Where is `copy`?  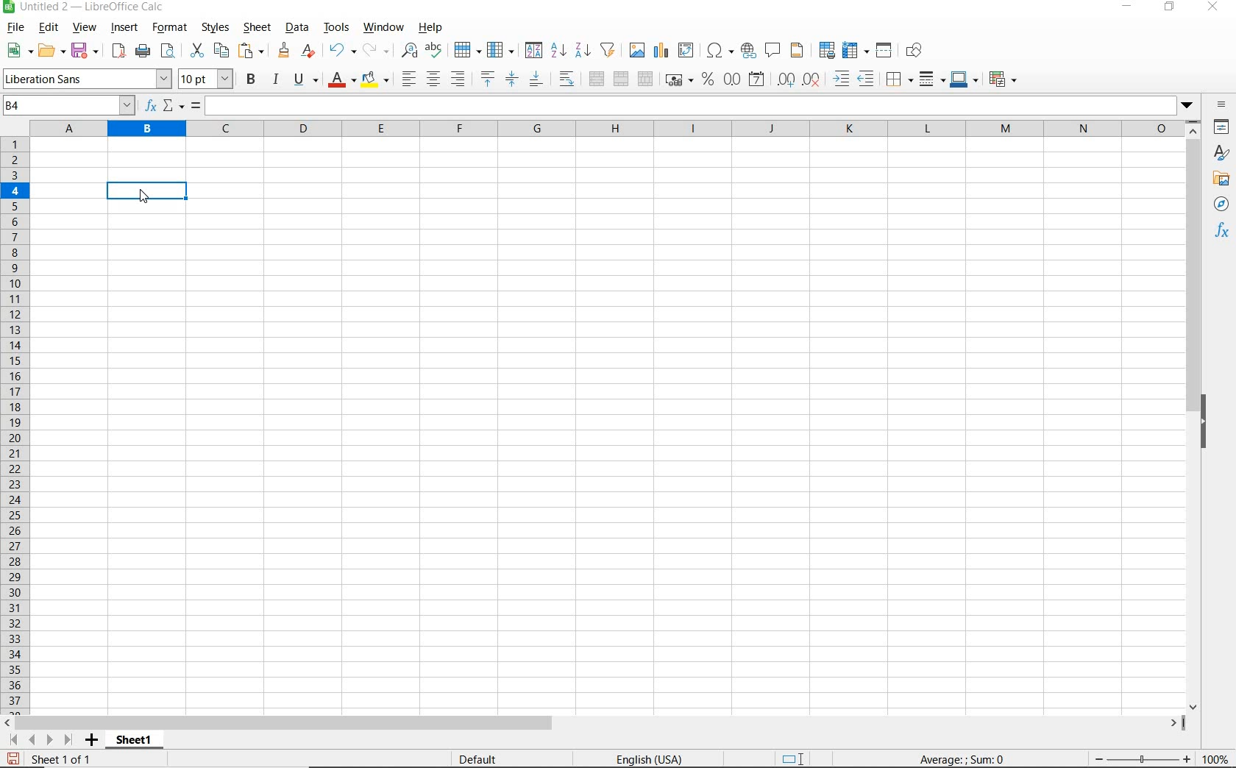
copy is located at coordinates (221, 51).